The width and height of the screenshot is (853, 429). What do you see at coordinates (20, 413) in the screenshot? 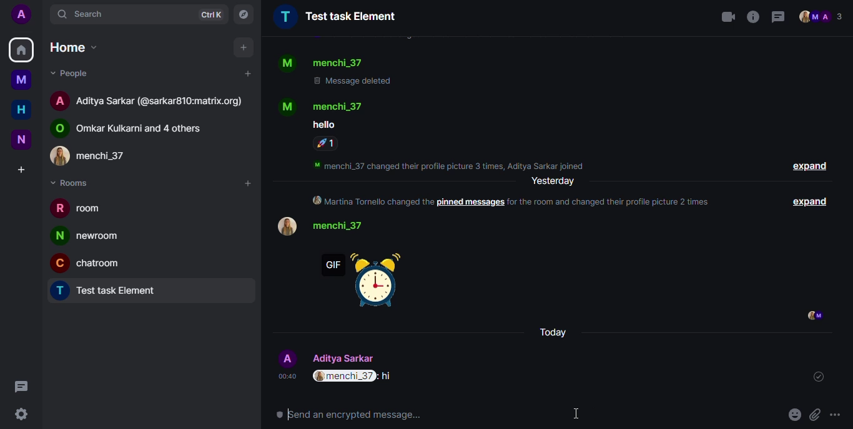
I see `quick settings` at bounding box center [20, 413].